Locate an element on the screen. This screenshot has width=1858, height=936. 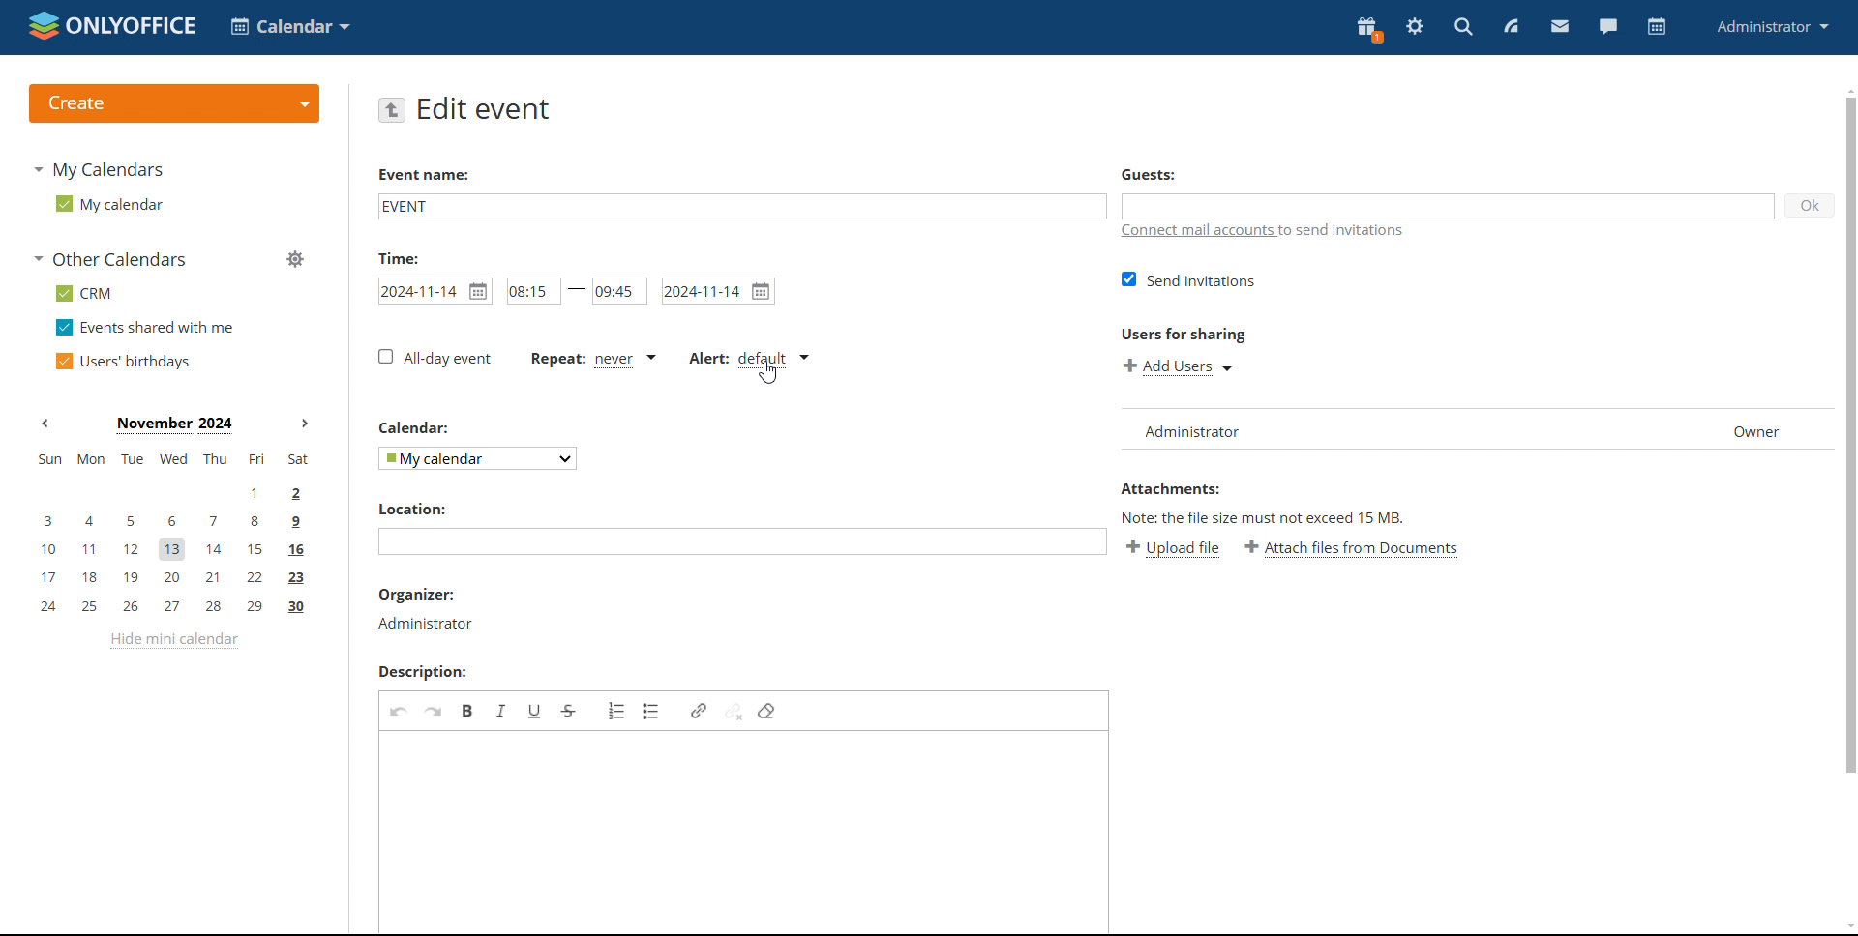
select calendar is located at coordinates (475, 458).